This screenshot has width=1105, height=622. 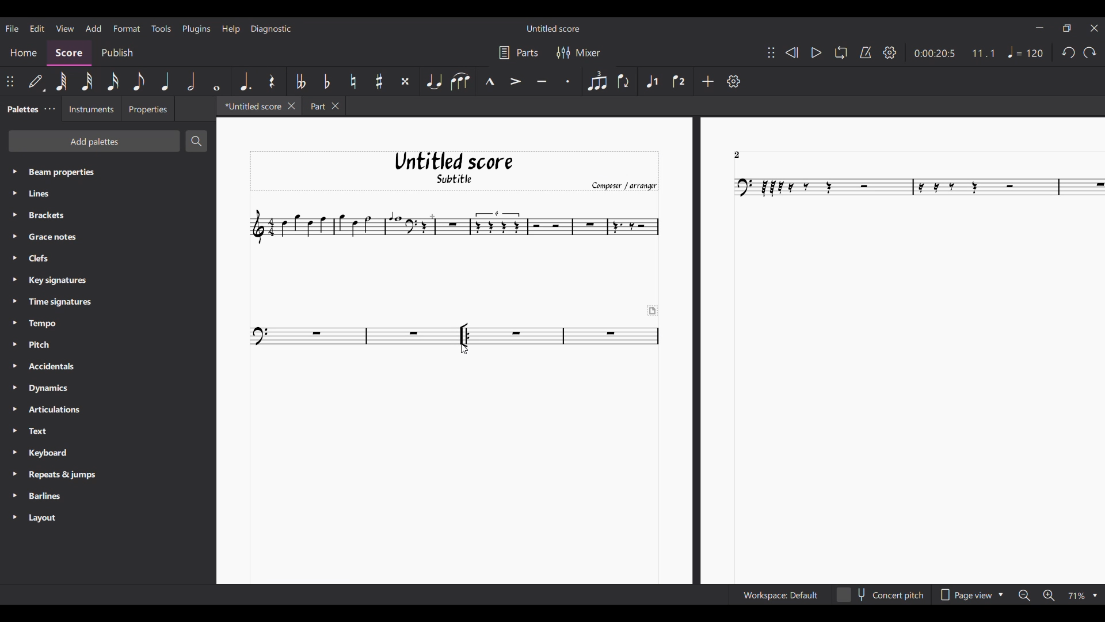 I want to click on Plugins menu, so click(x=196, y=29).